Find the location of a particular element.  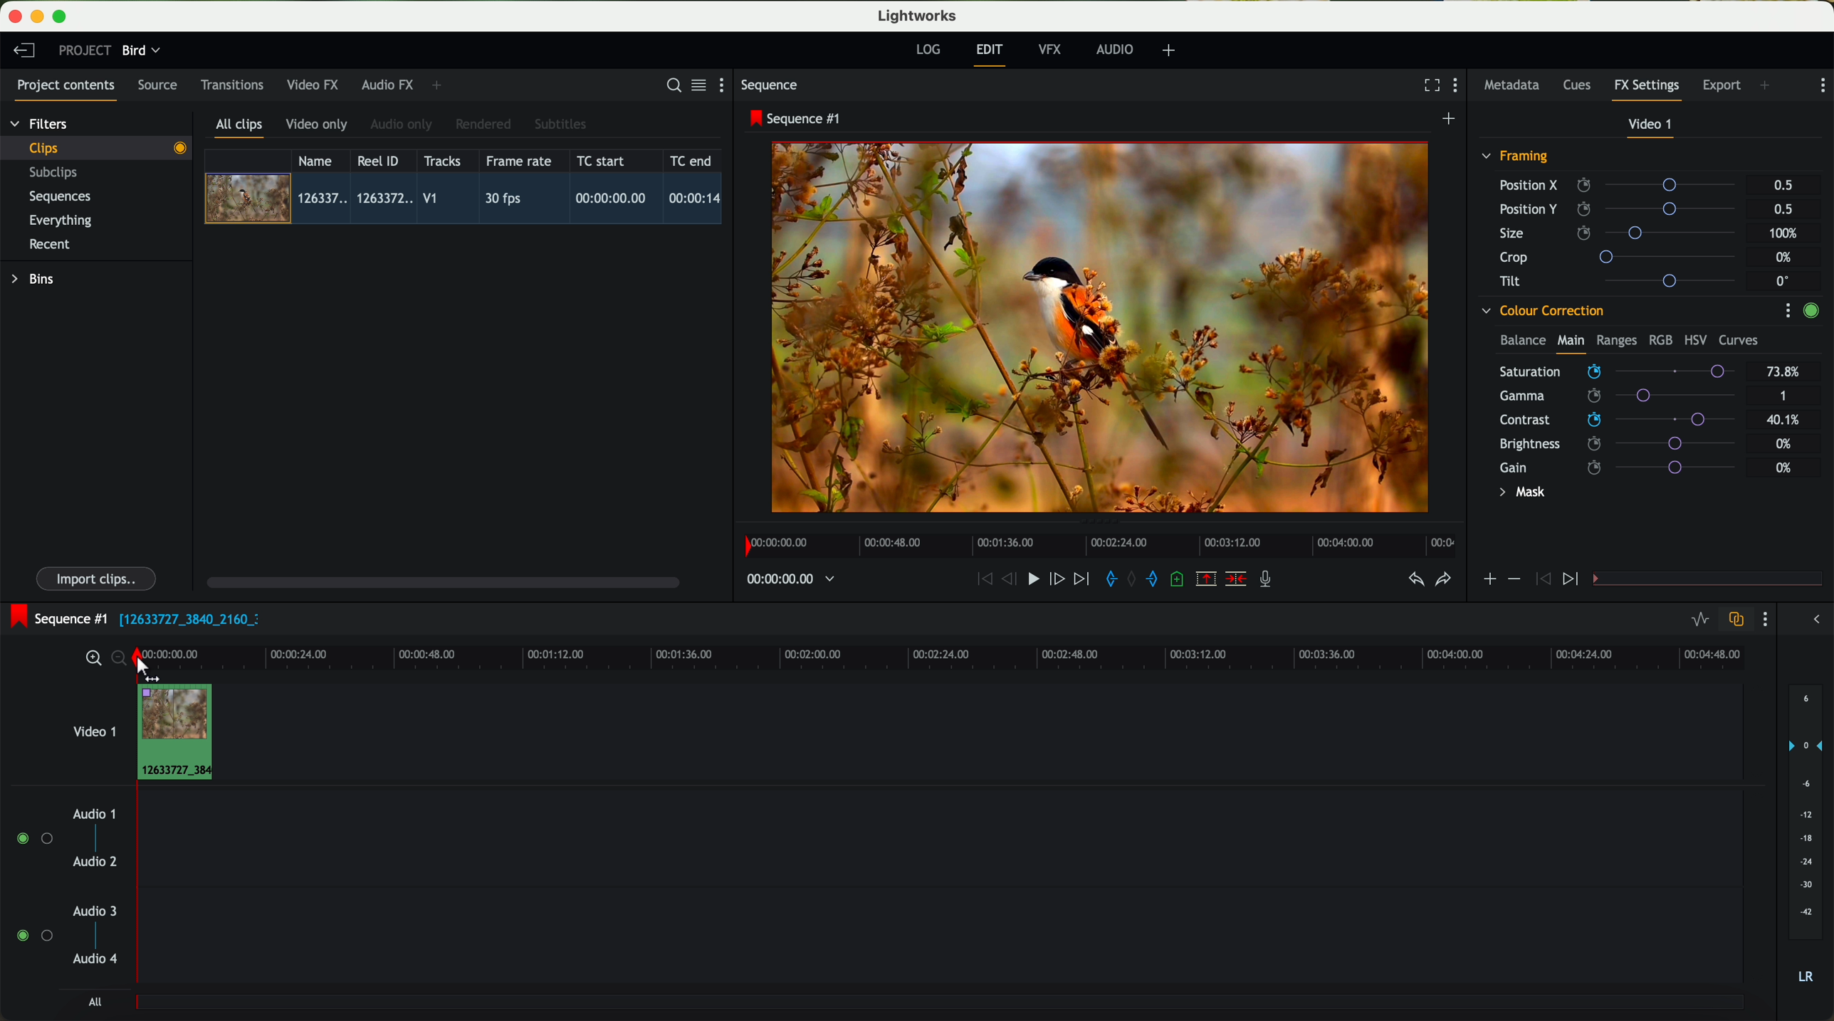

add, remove and create layouts is located at coordinates (1171, 51).